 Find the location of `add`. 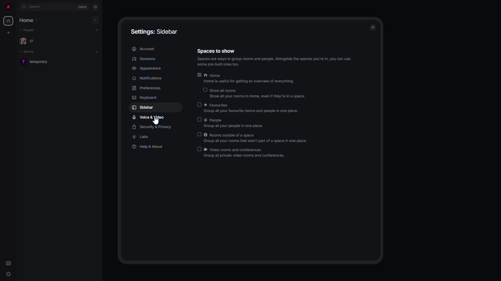

add is located at coordinates (97, 30).